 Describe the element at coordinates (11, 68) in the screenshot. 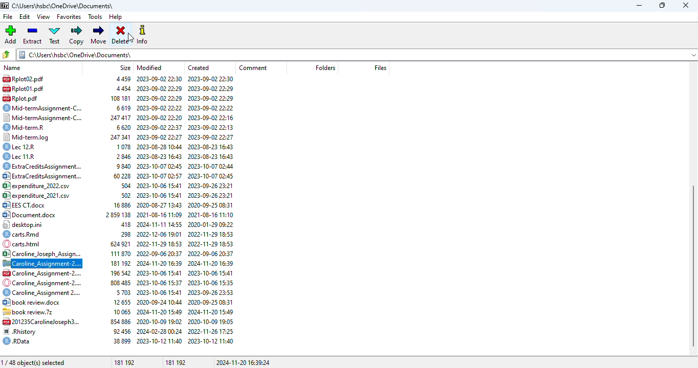

I see `name` at that location.